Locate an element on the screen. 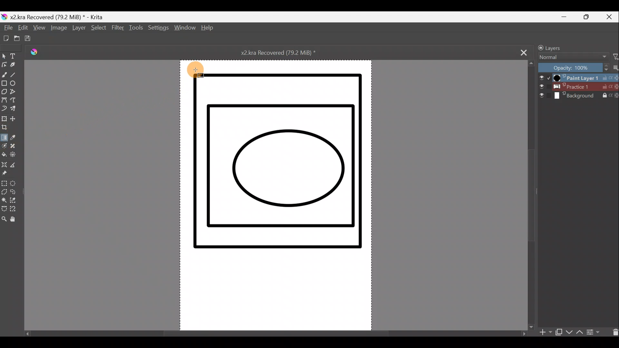 The height and width of the screenshot is (348, 619). Krita logo is located at coordinates (38, 53).